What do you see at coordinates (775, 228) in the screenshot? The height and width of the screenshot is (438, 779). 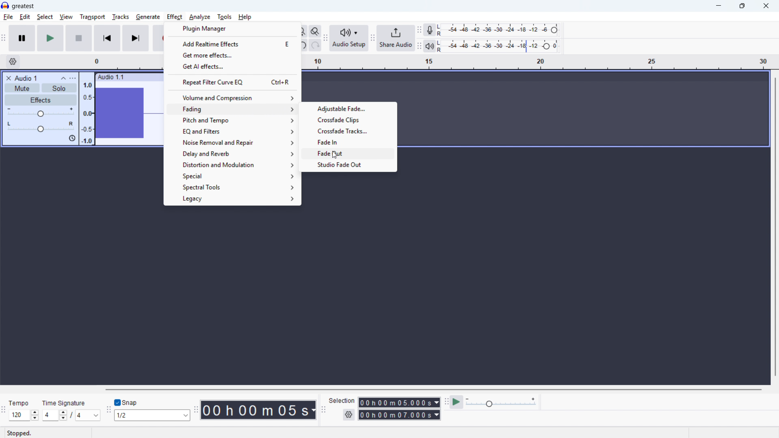 I see `Vertical scroll bar ` at bounding box center [775, 228].